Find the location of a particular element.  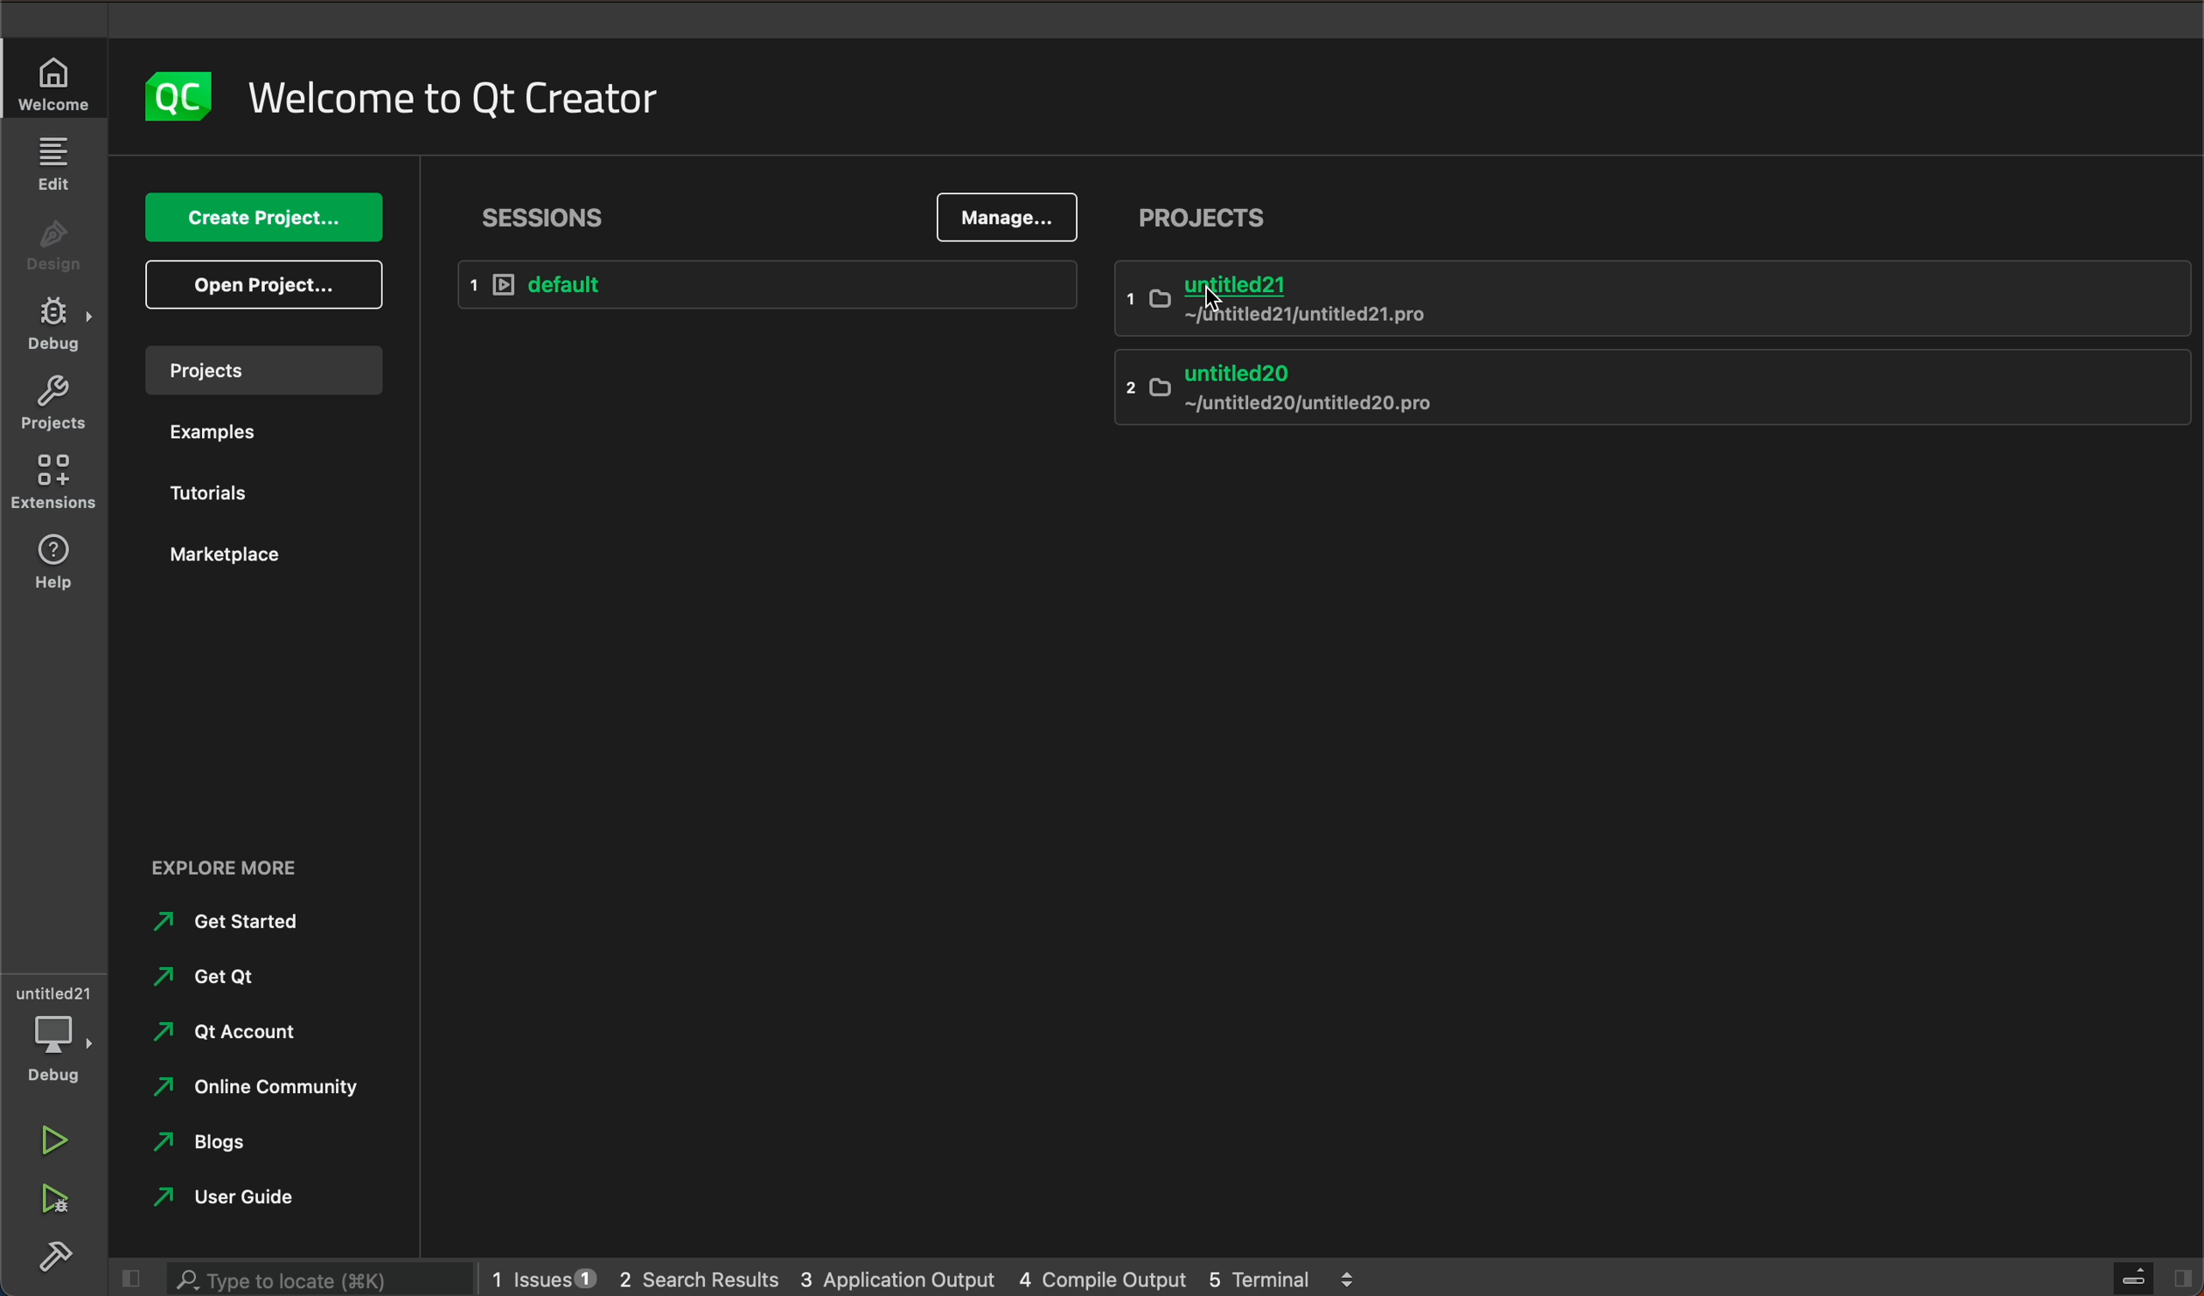

welcome is located at coordinates (454, 99).